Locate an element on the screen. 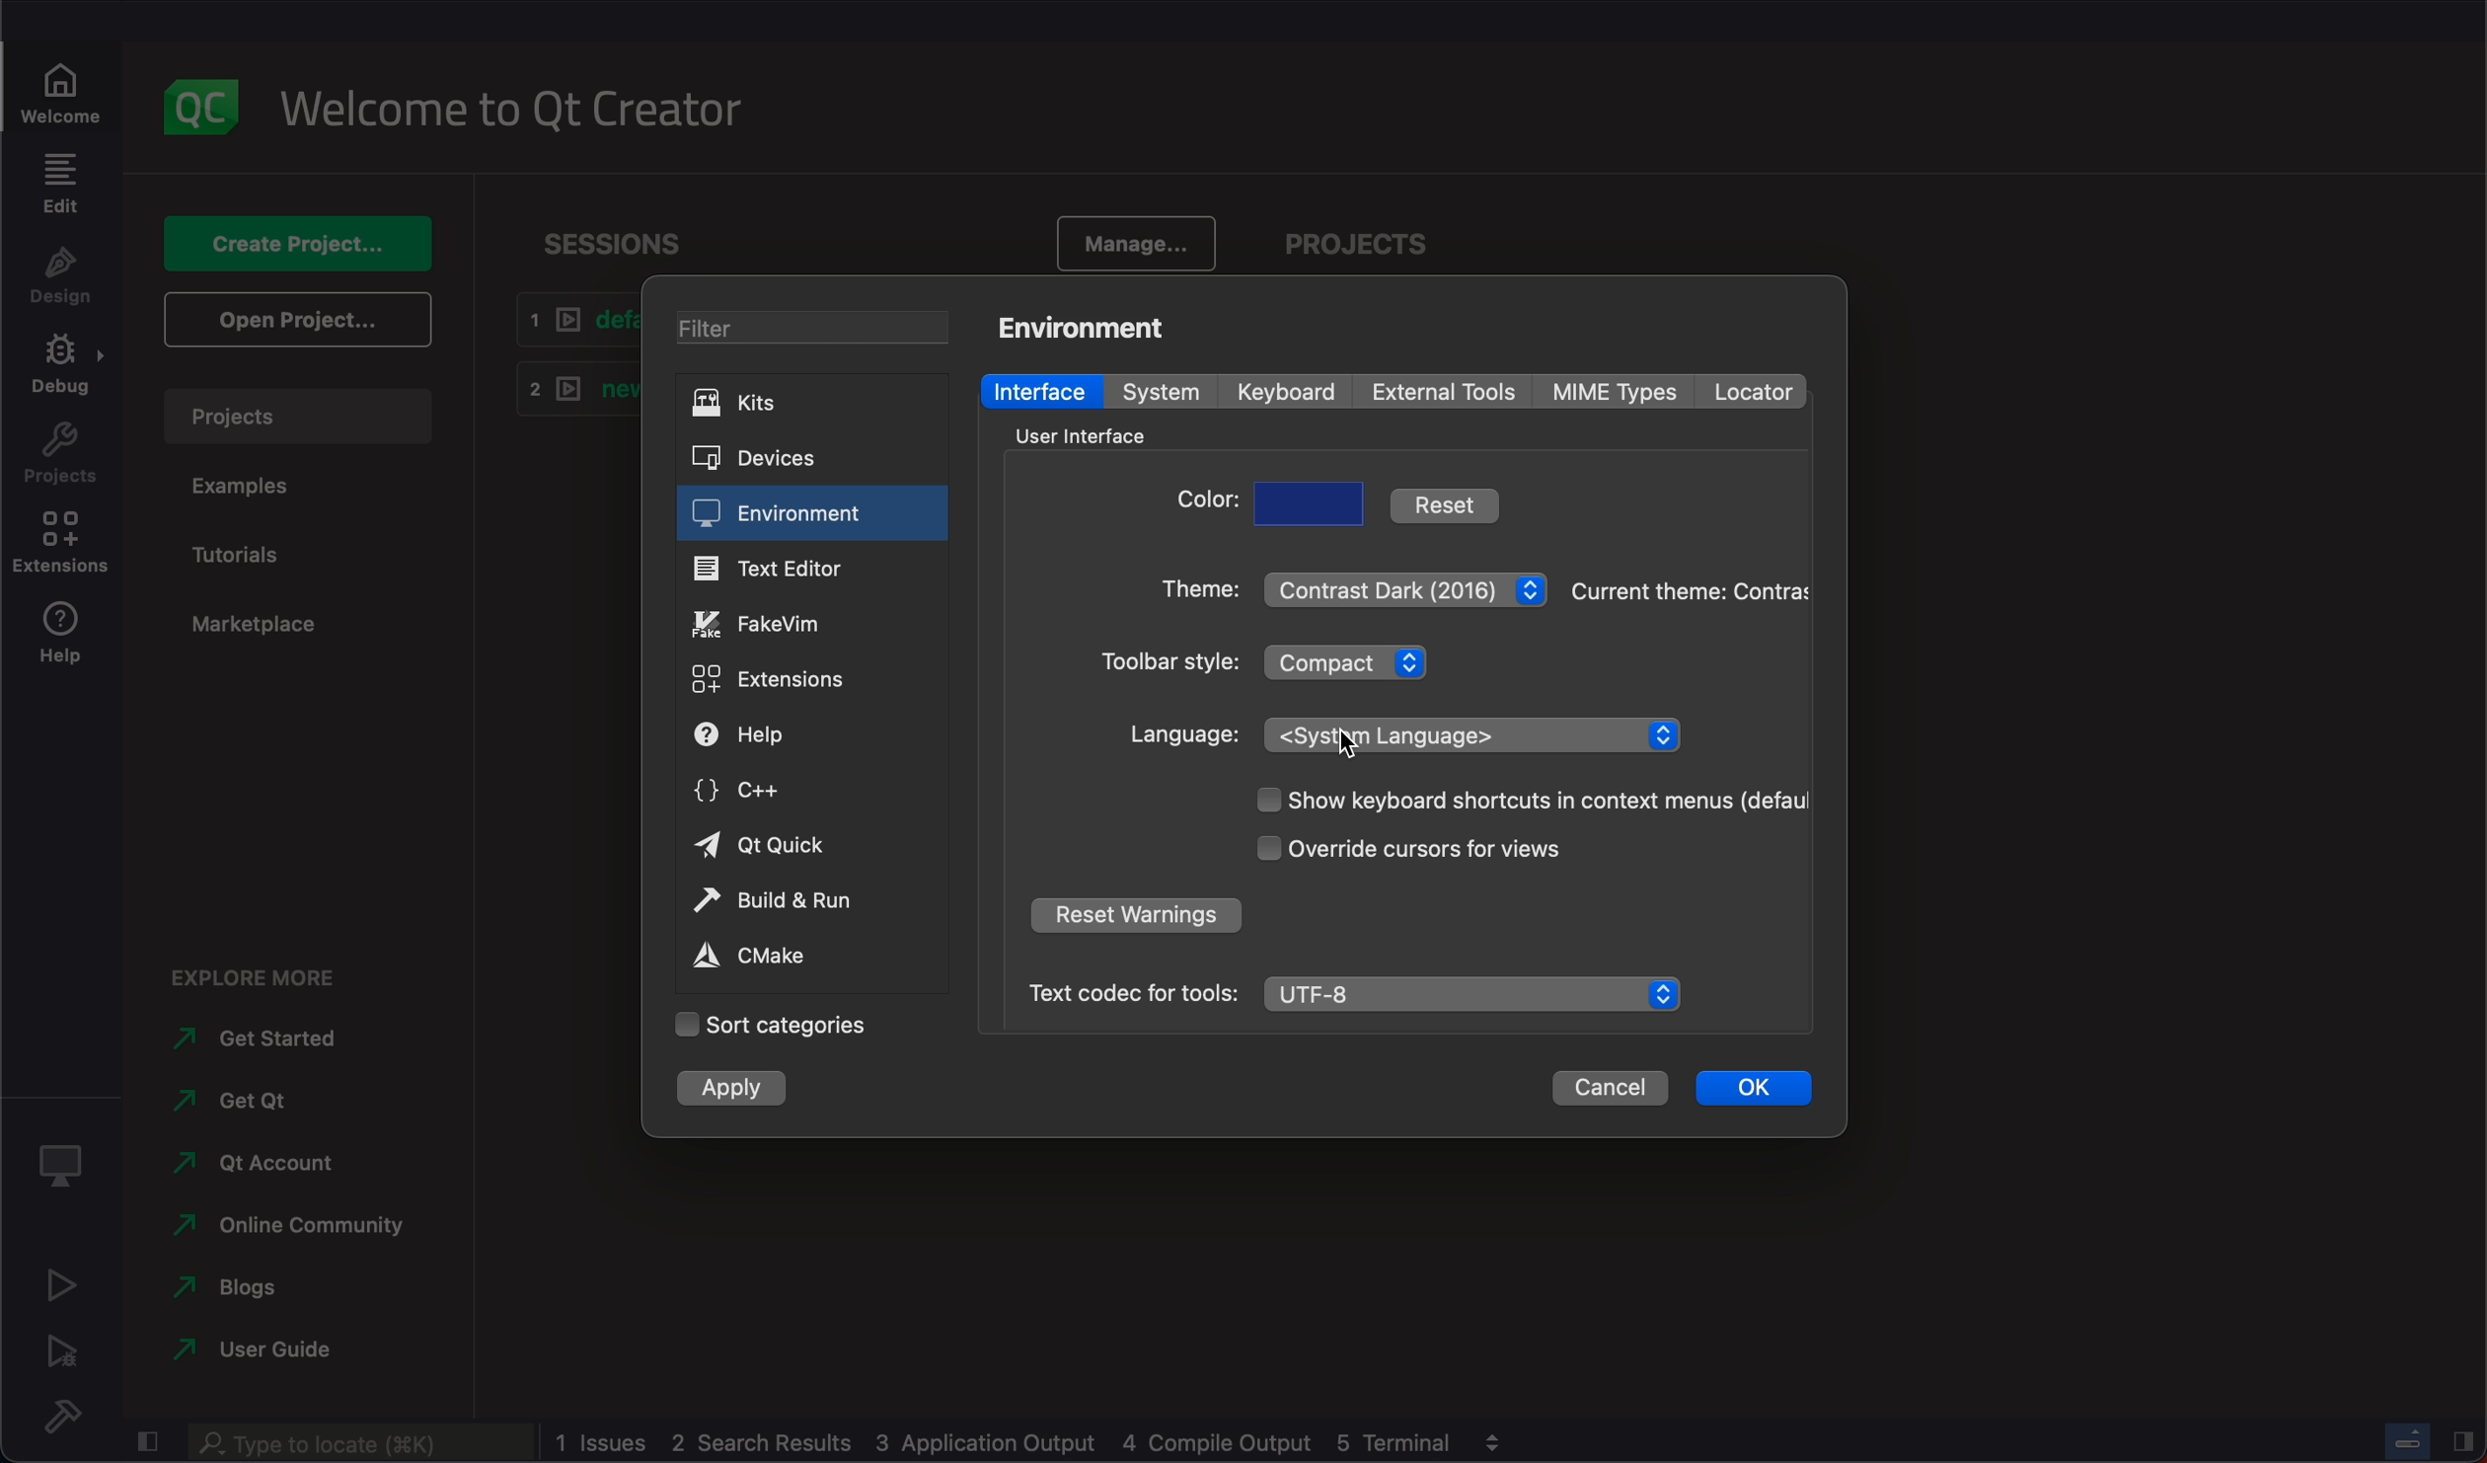 This screenshot has height=1463, width=2487. cursor is located at coordinates (1407, 851).